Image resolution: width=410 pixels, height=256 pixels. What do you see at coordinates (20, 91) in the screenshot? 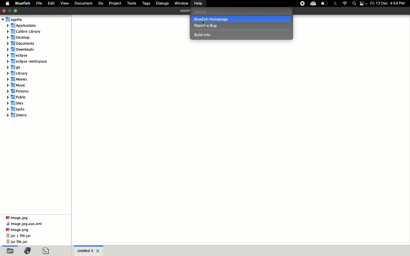
I see `pictures` at bounding box center [20, 91].